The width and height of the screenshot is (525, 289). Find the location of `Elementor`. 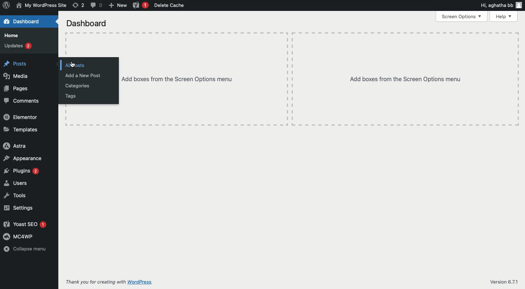

Elementor is located at coordinates (22, 117).